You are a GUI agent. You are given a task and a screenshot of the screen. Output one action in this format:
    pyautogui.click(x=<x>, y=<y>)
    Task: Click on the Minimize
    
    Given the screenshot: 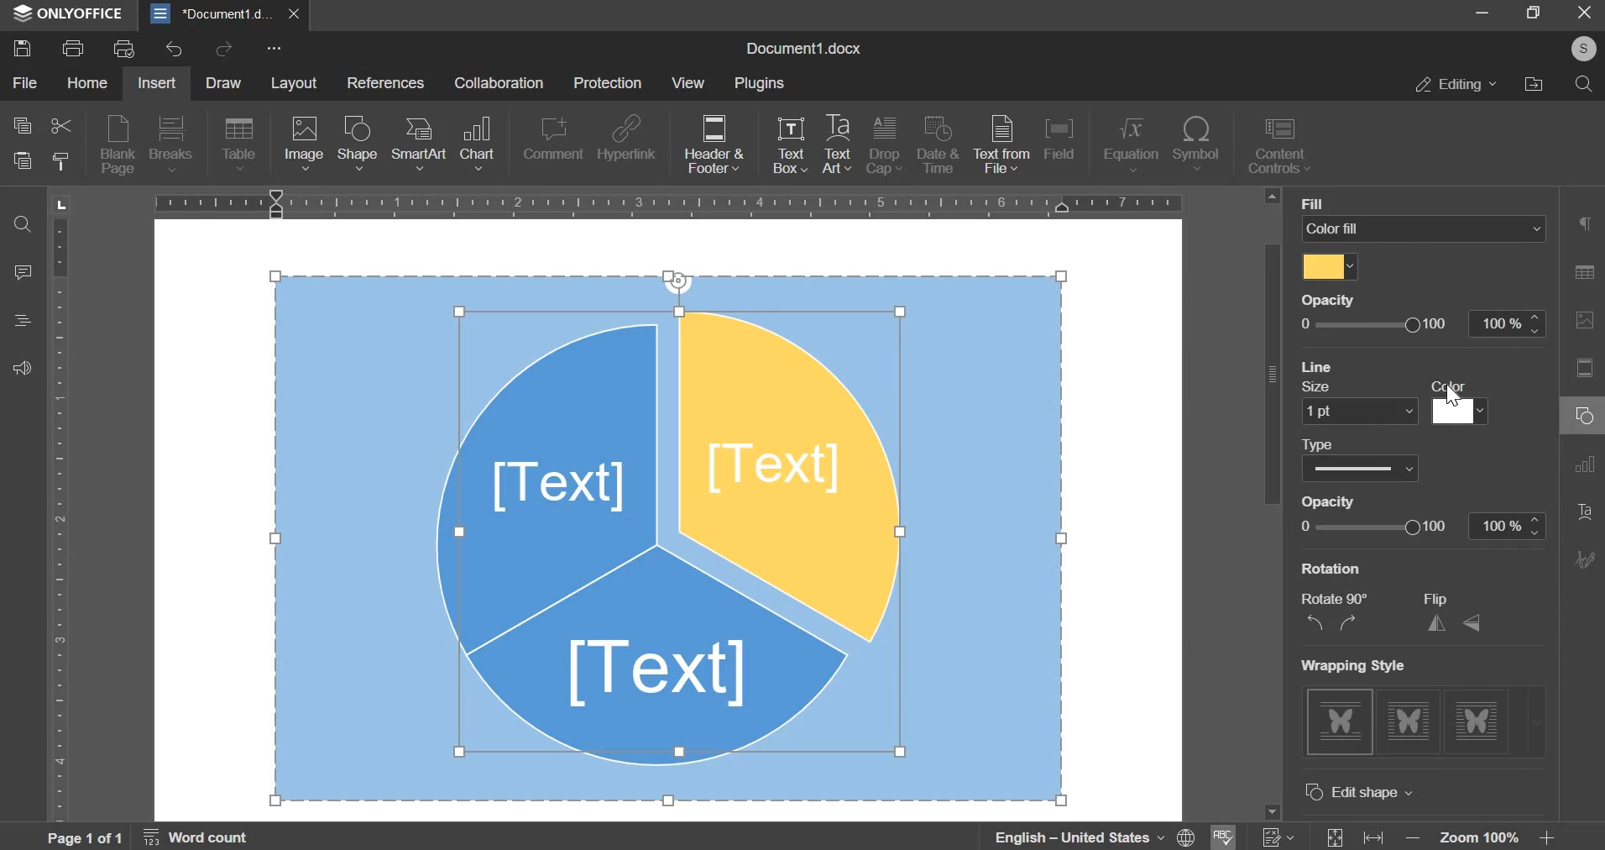 What is the action you would take?
    pyautogui.click(x=1483, y=14)
    